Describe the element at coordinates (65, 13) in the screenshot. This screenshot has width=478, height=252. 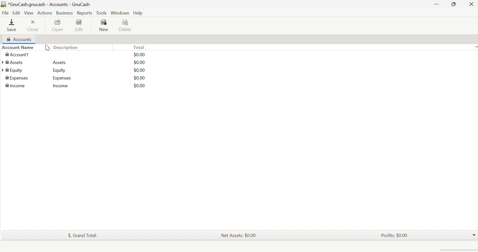
I see `Business` at that location.